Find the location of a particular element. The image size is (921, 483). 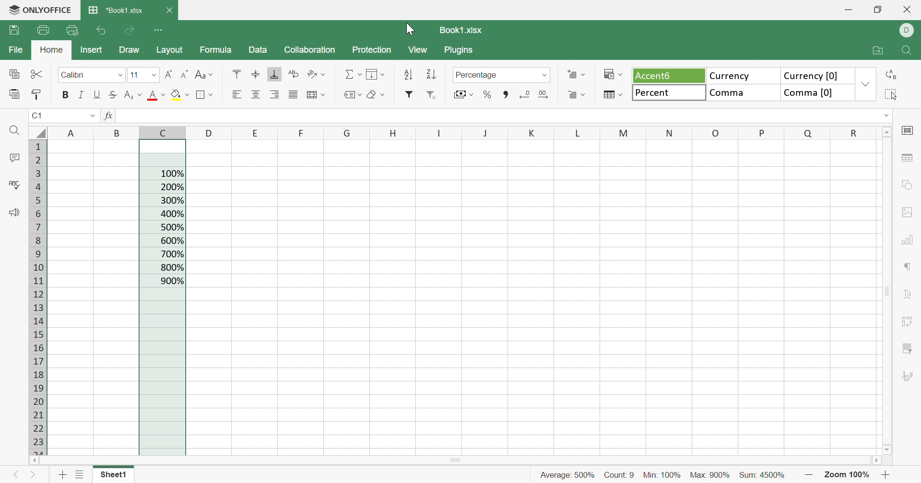

Orientation is located at coordinates (317, 75).